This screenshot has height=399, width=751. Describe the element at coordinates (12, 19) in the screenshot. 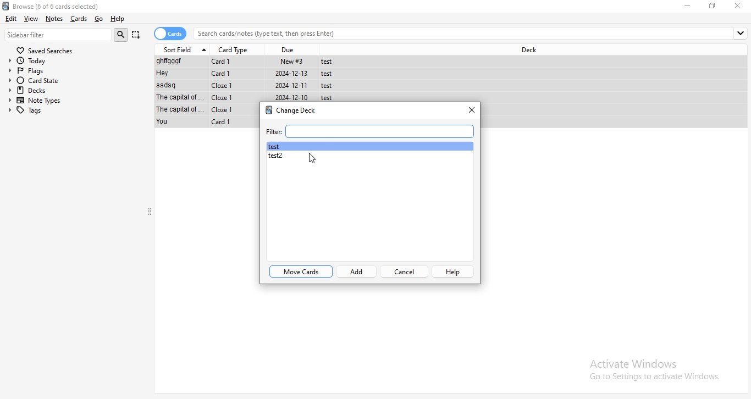

I see `edit` at that location.